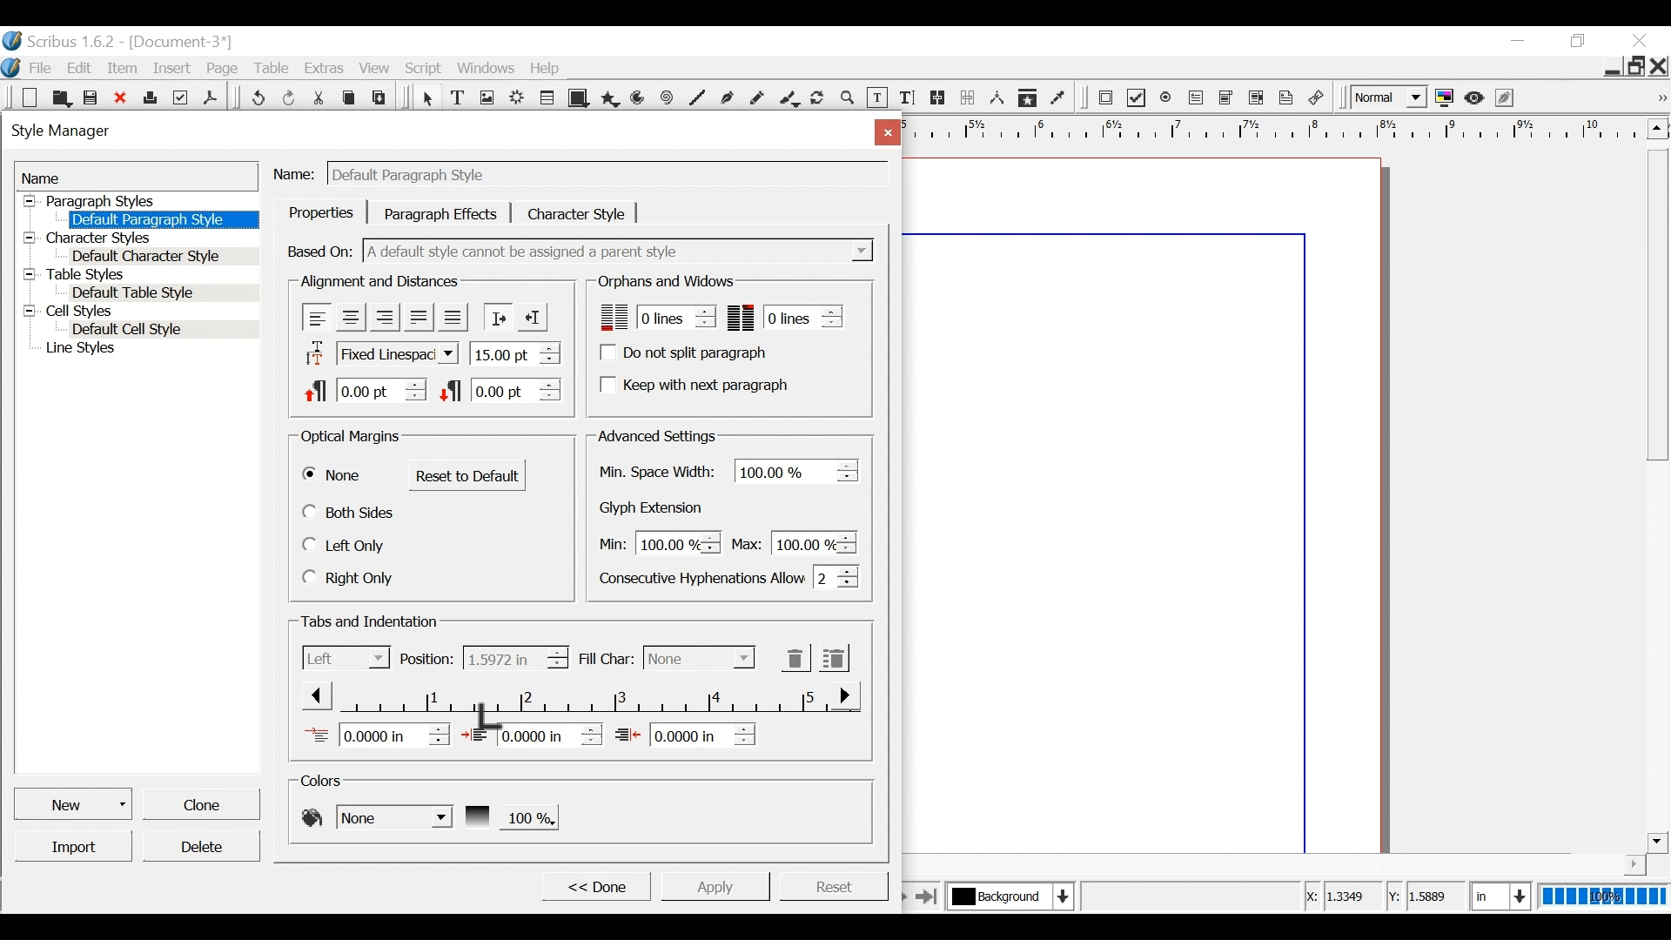  I want to click on Close, so click(1660, 65).